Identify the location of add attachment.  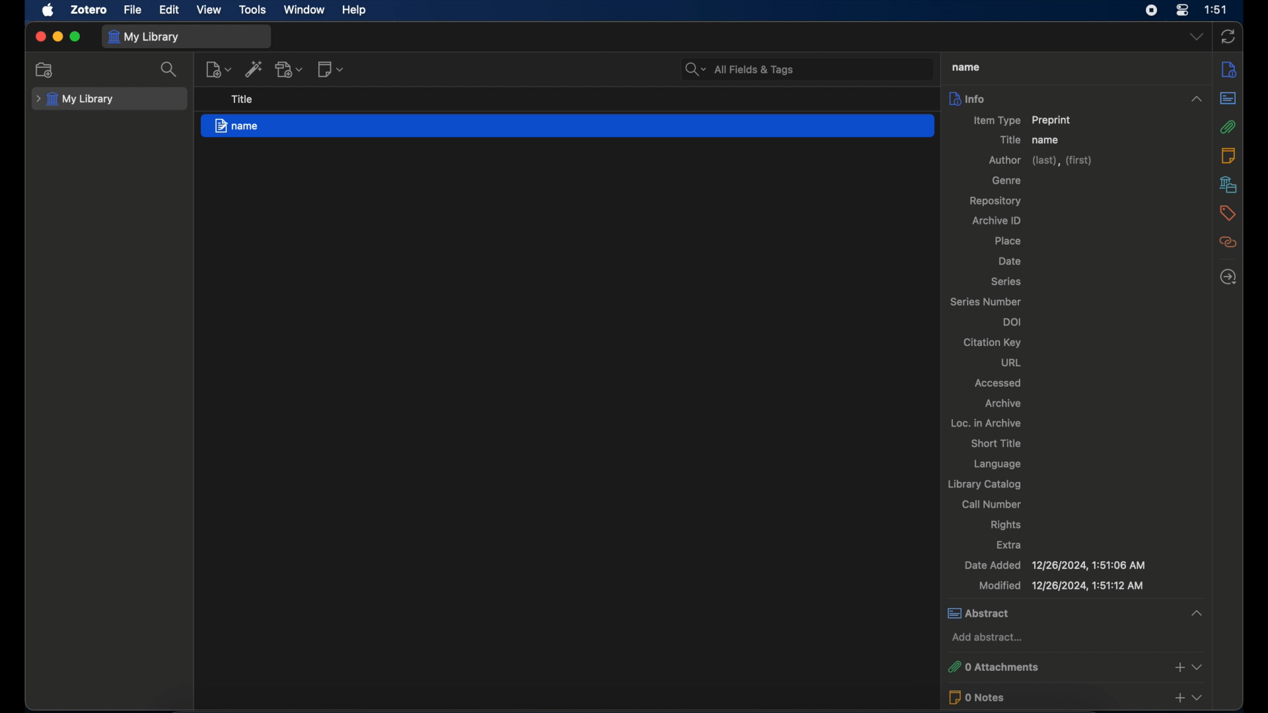
(289, 69).